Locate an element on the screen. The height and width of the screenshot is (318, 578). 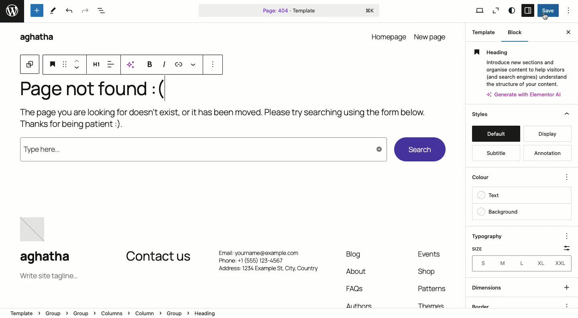
Sizes is located at coordinates (482, 263).